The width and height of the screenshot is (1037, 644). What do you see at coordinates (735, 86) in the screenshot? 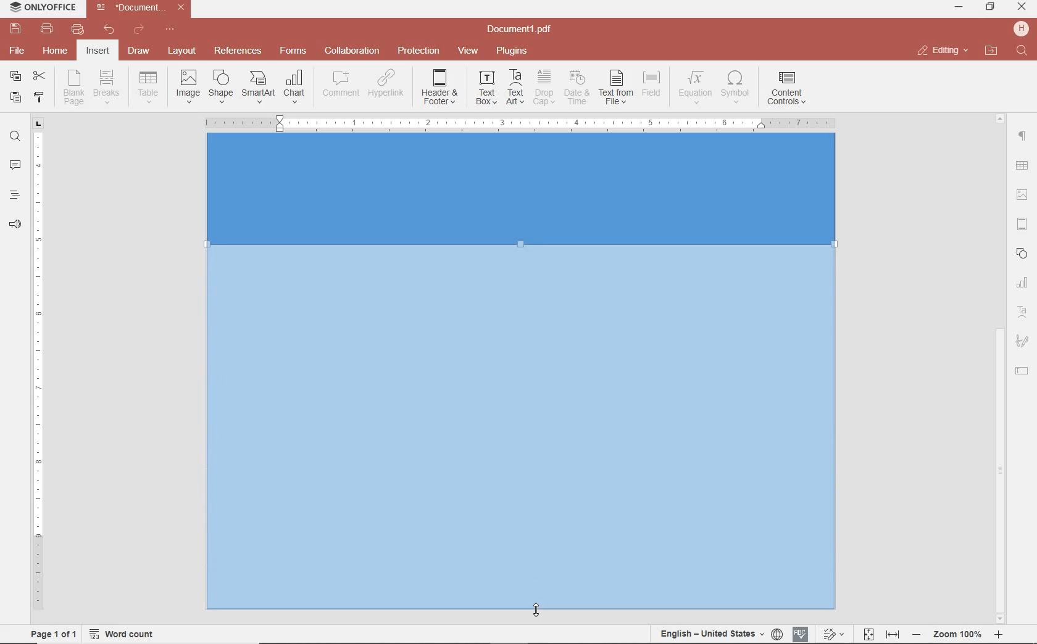
I see `INSERT SYMBOL` at bounding box center [735, 86].